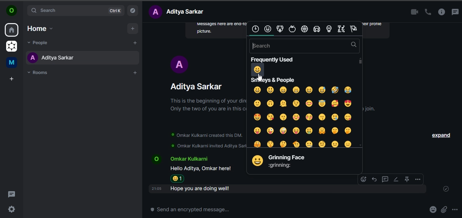 The width and height of the screenshot is (462, 218). Describe the element at coordinates (334, 117) in the screenshot. I see `smiling face with tear` at that location.